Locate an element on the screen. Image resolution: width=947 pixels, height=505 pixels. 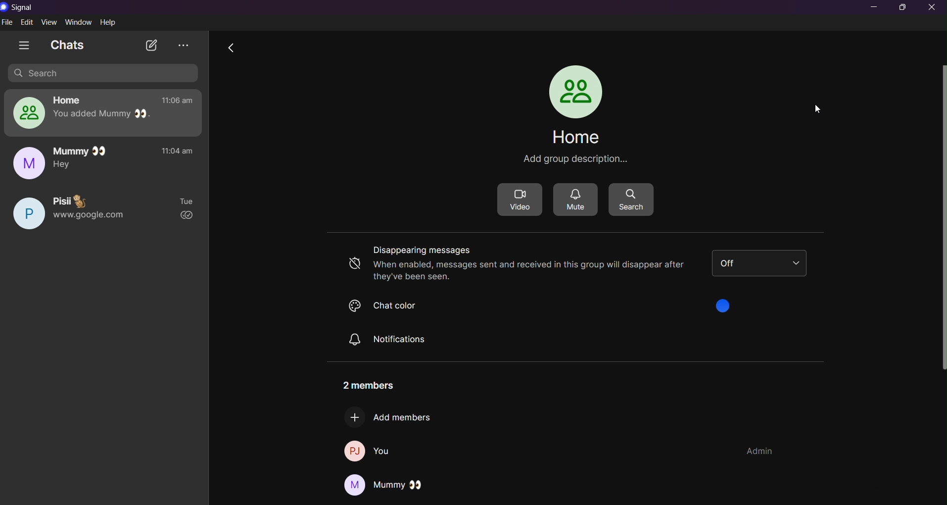
pisi chat is located at coordinates (105, 208).